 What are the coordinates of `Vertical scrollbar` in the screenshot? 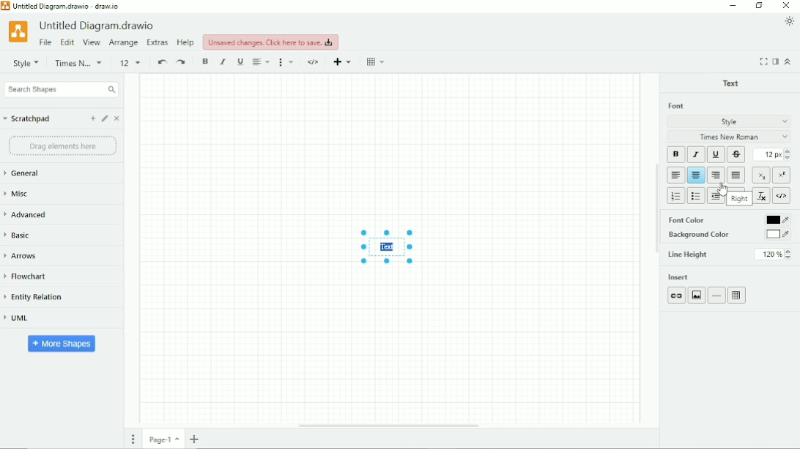 It's located at (656, 208).